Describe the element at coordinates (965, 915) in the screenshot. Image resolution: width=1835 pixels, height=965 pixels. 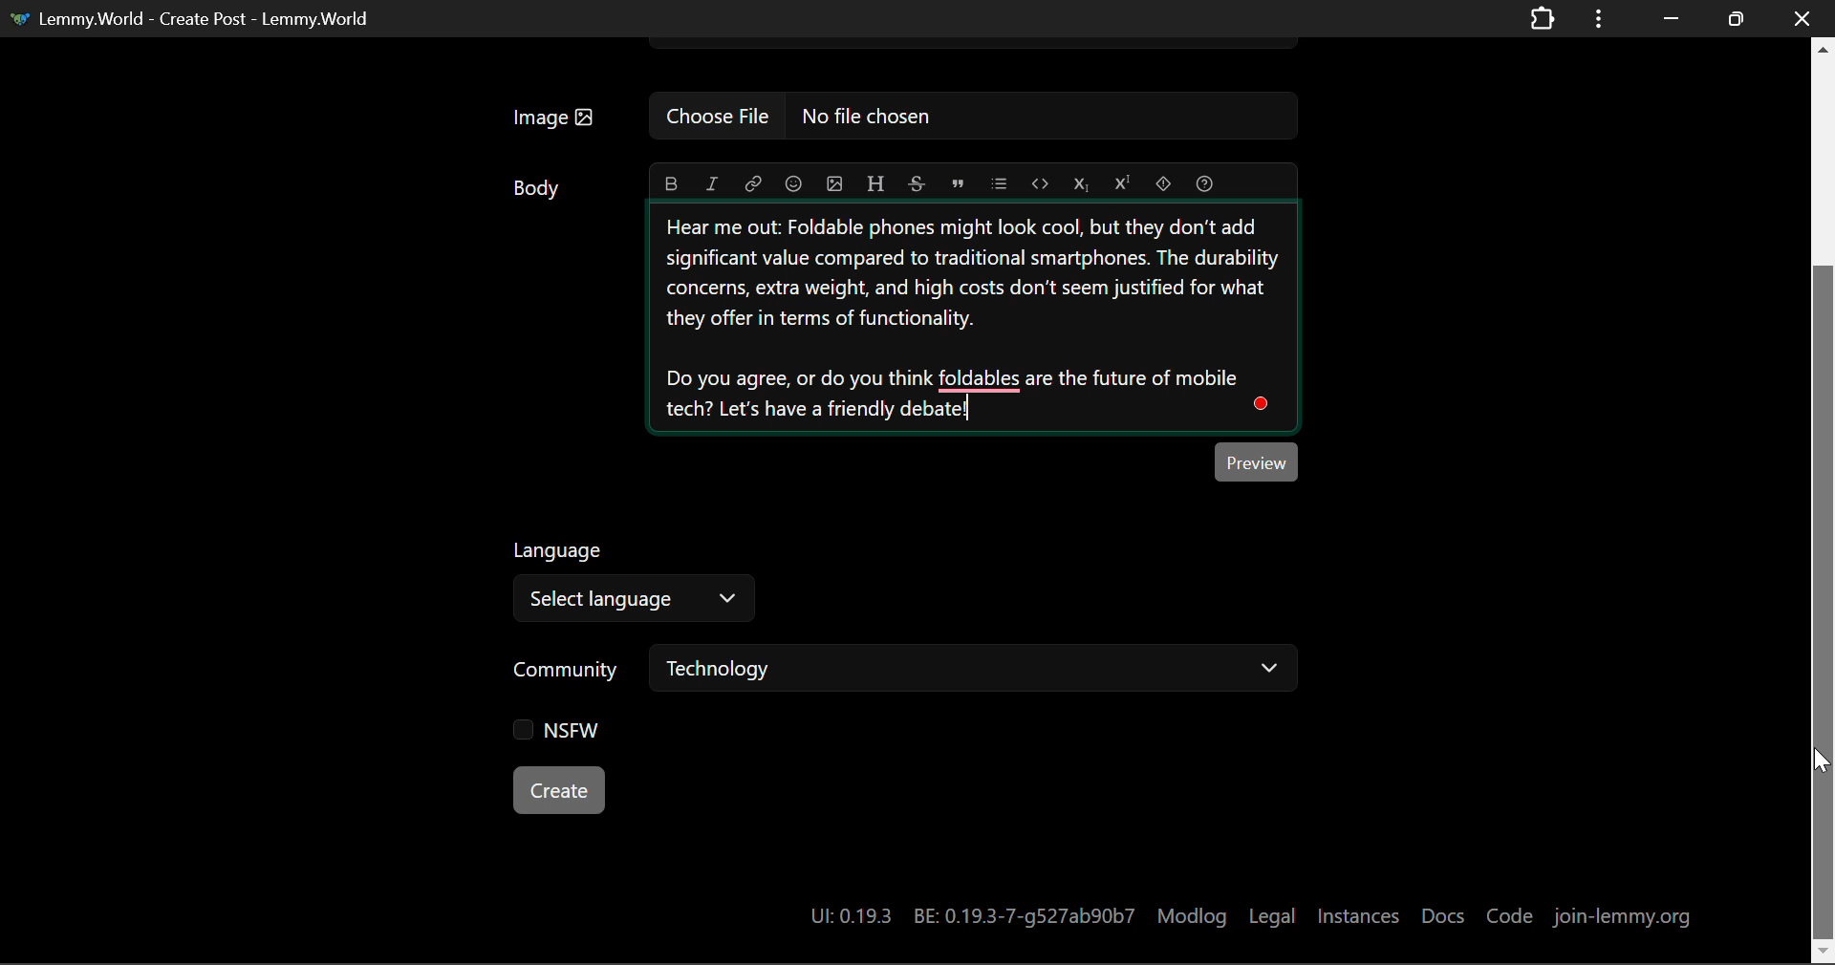
I see `System Details` at that location.